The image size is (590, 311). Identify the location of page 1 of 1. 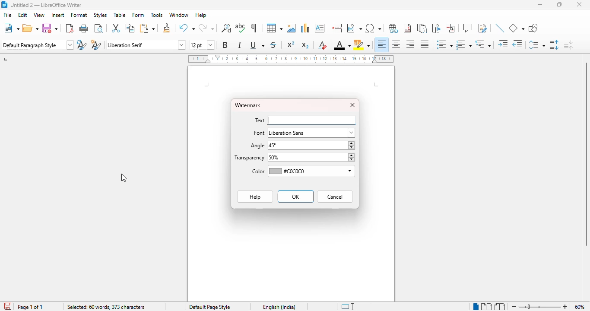
(31, 307).